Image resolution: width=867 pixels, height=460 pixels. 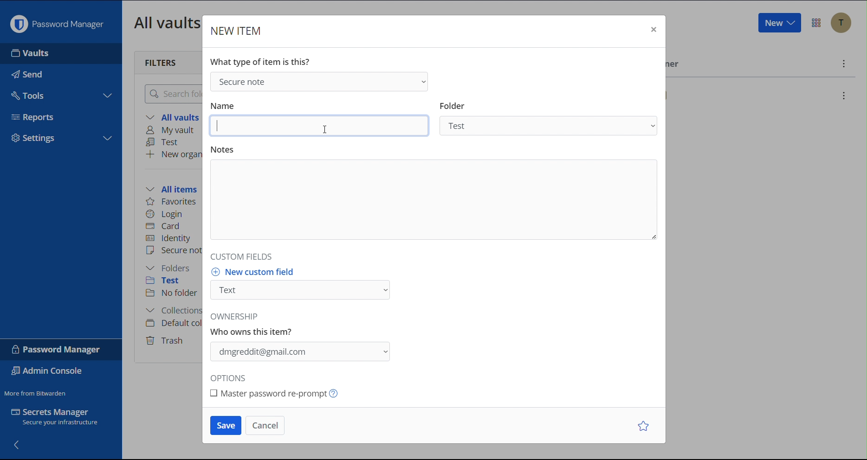 What do you see at coordinates (237, 31) in the screenshot?
I see `New Item` at bounding box center [237, 31].